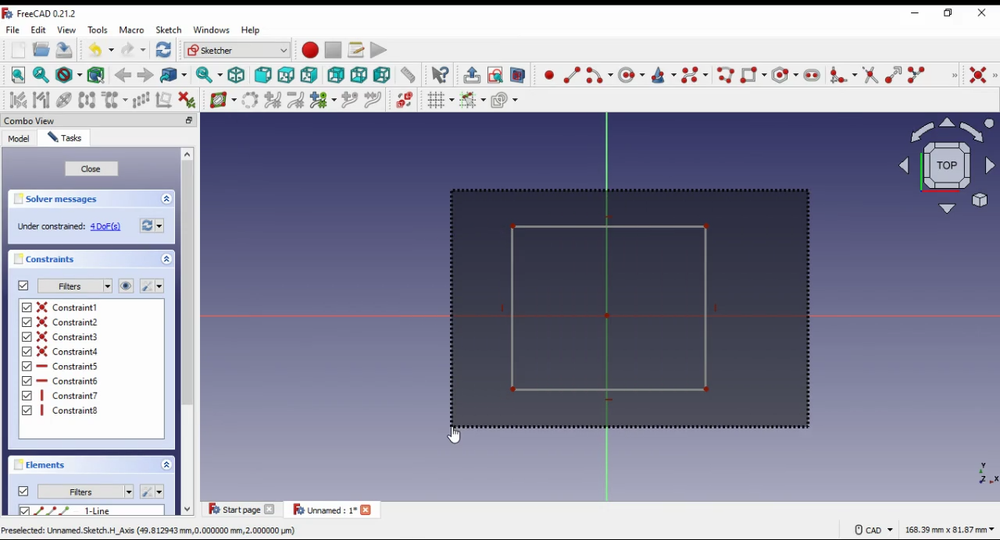 The width and height of the screenshot is (1000, 540). What do you see at coordinates (404, 100) in the screenshot?
I see `switch virtual space` at bounding box center [404, 100].